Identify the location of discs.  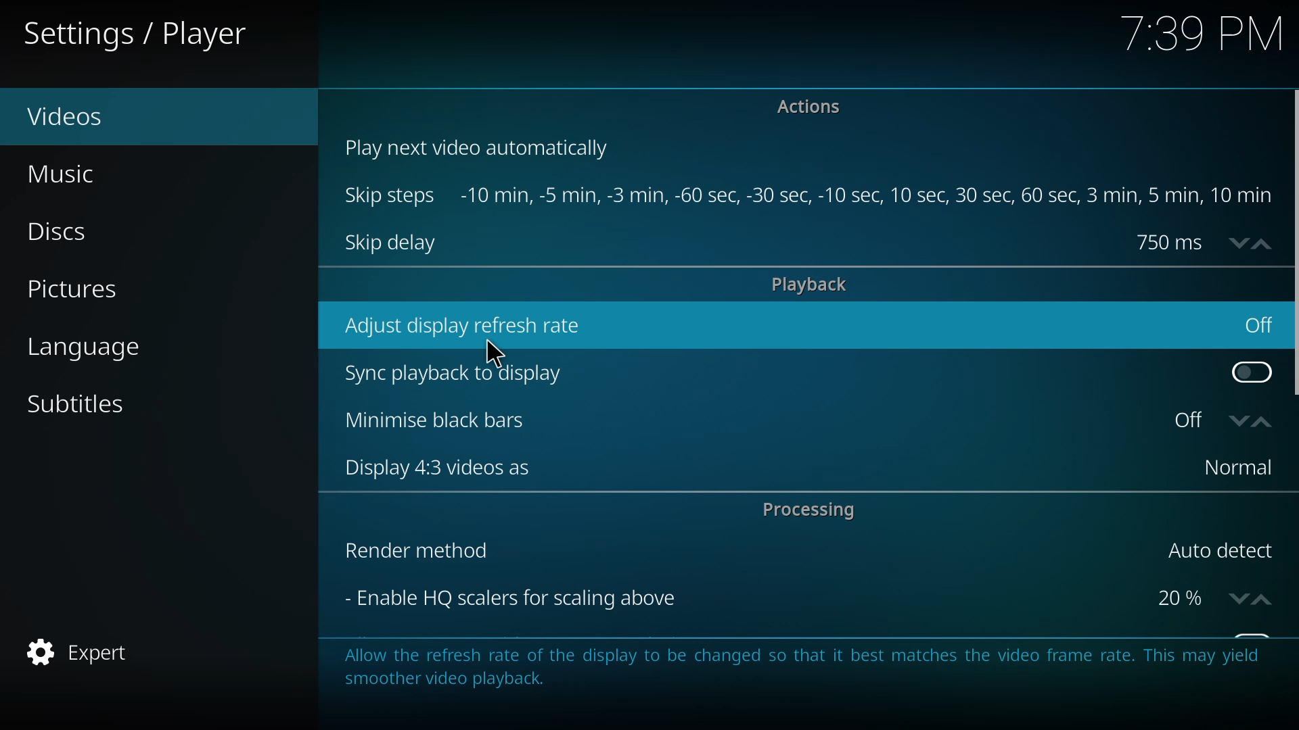
(71, 234).